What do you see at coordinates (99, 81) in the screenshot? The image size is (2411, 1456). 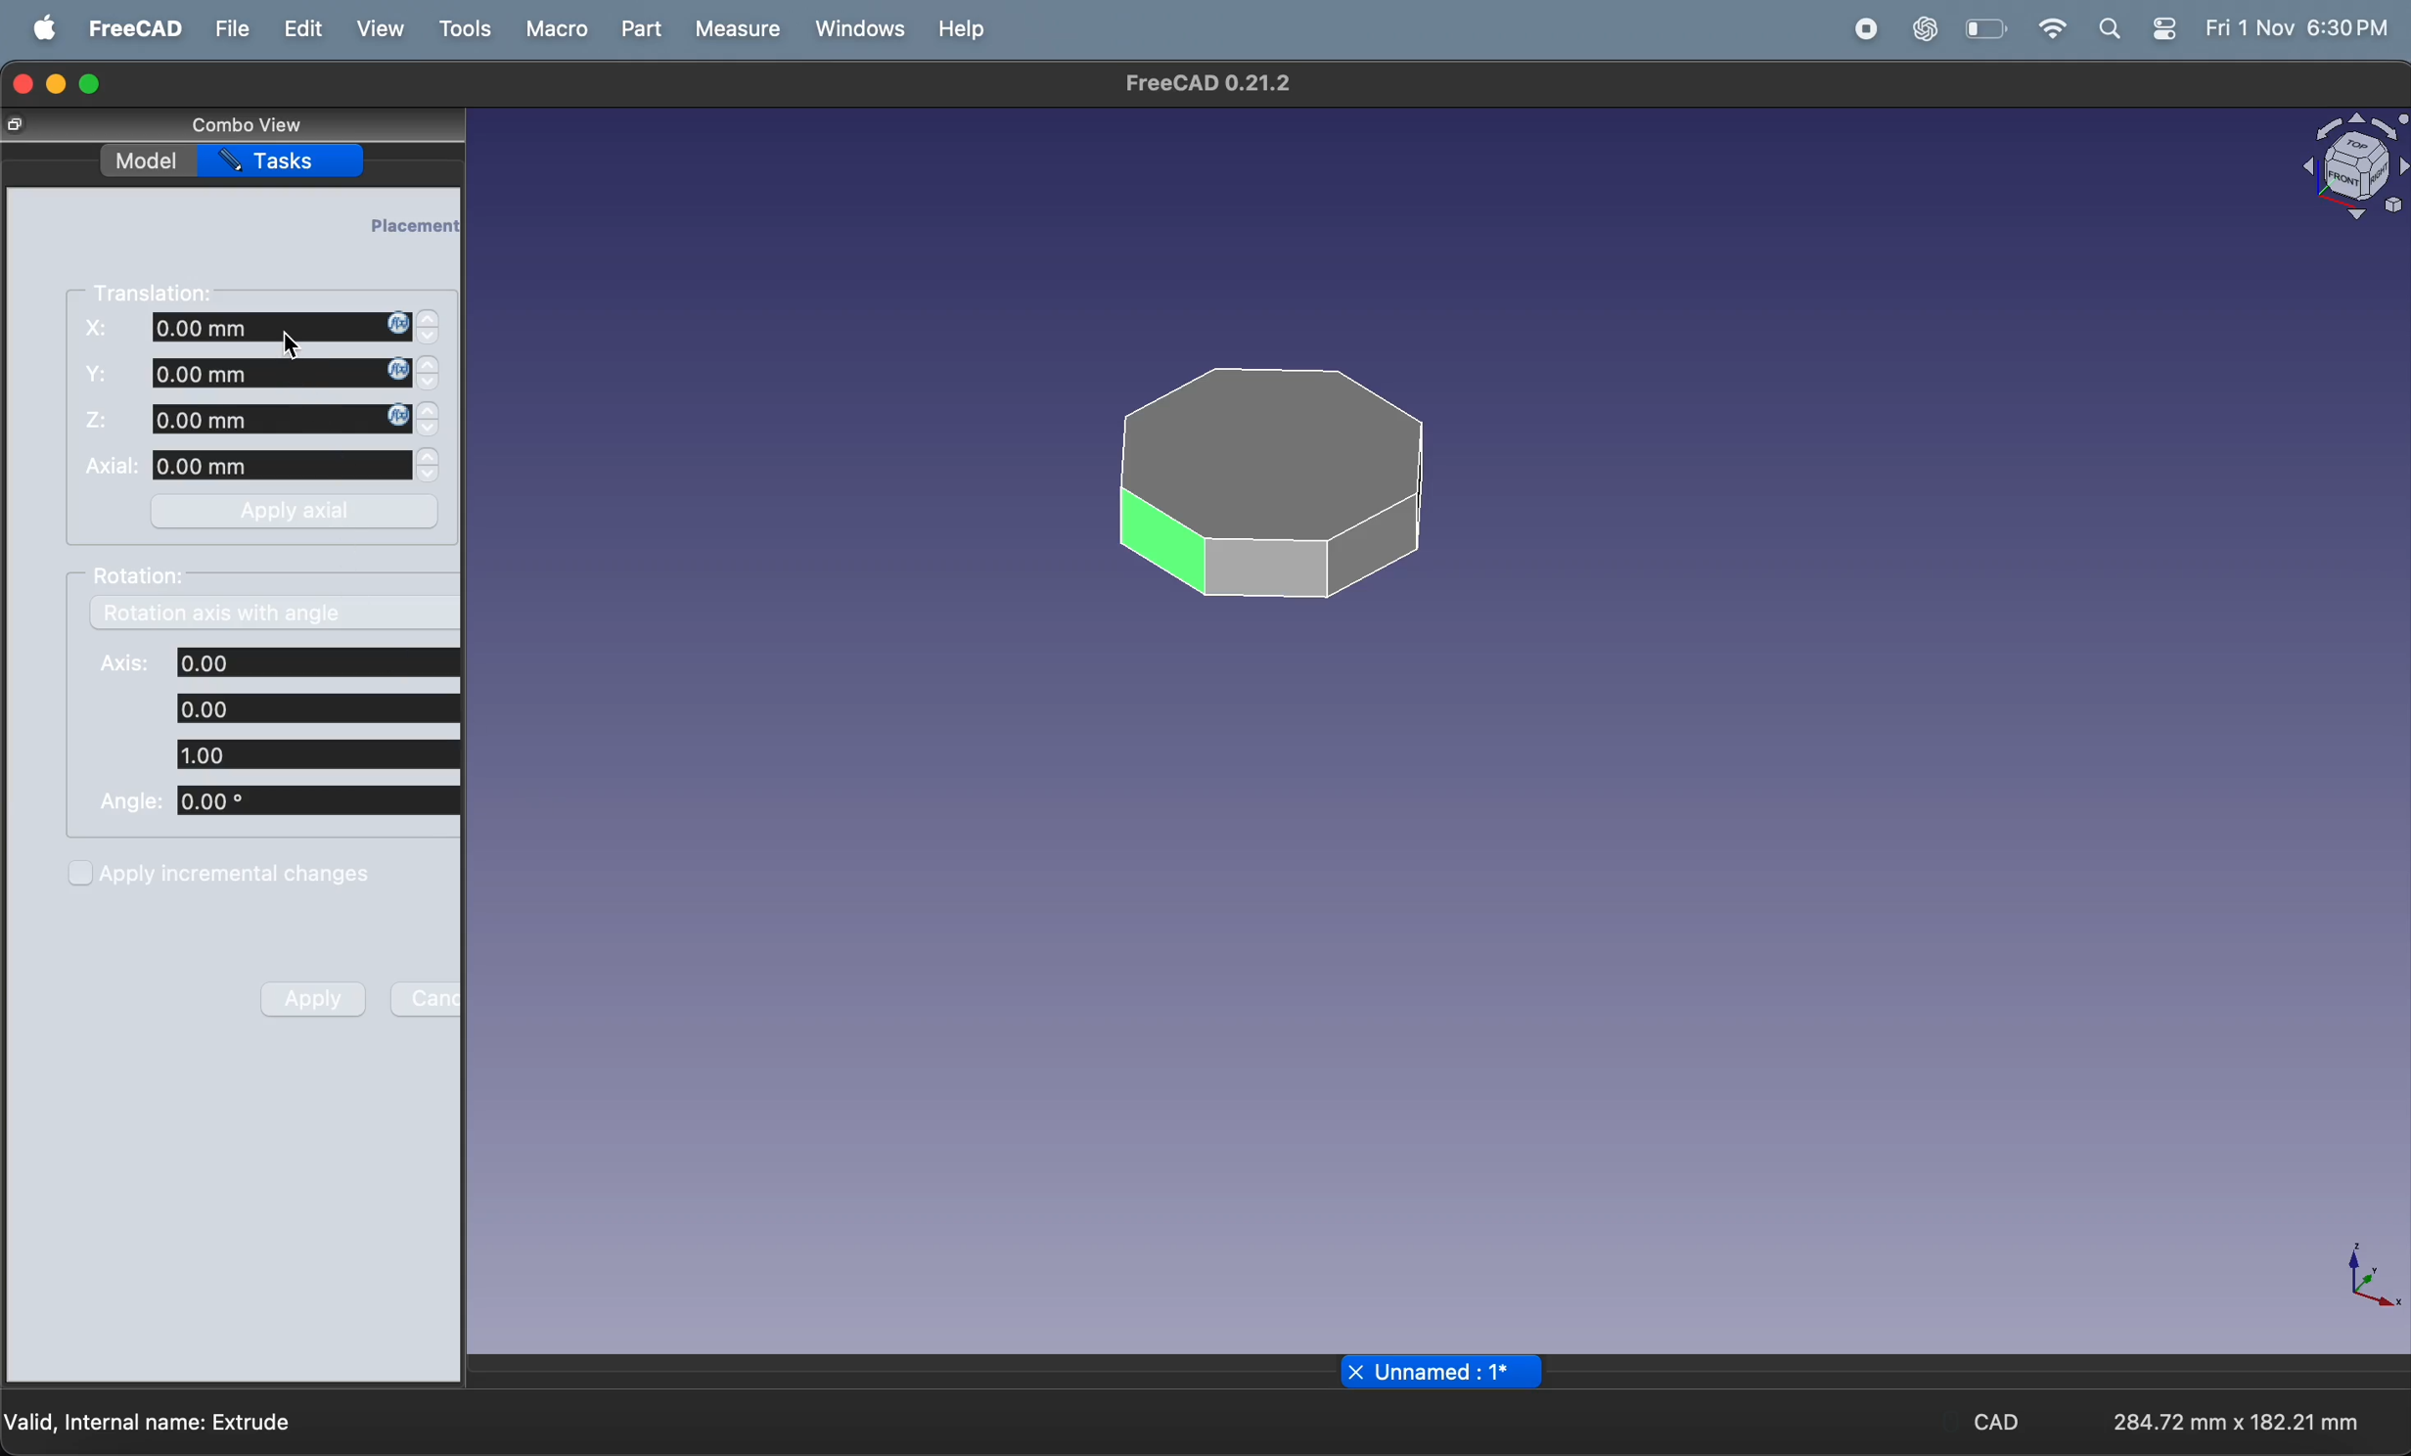 I see `maximize` at bounding box center [99, 81].